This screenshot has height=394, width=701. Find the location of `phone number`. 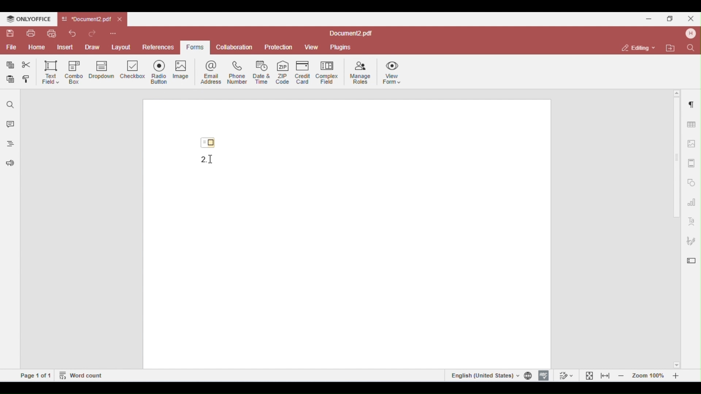

phone number is located at coordinates (237, 72).